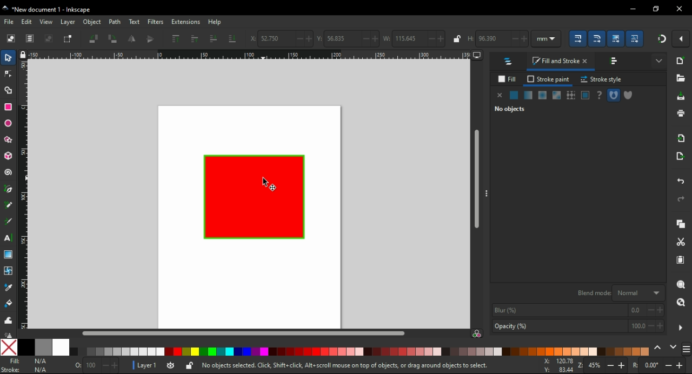 Image resolution: width=692 pixels, height=374 pixels. What do you see at coordinates (8, 57) in the screenshot?
I see `select` at bounding box center [8, 57].